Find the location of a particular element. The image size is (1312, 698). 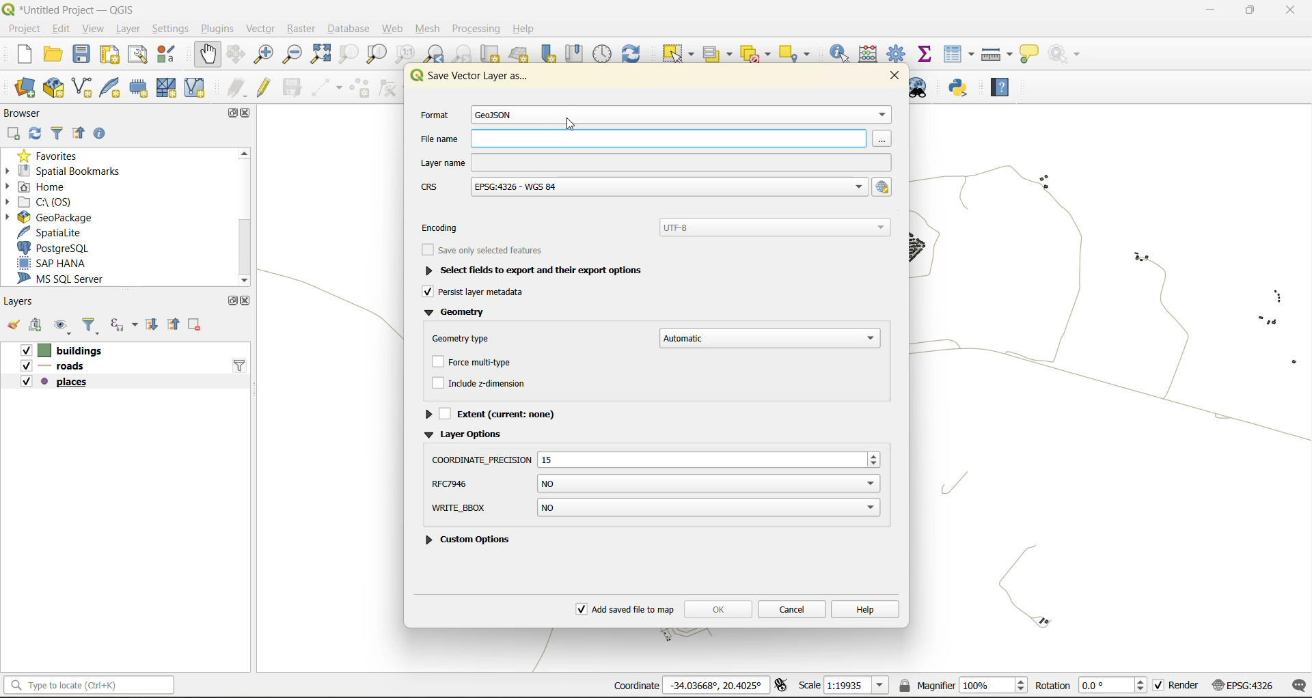

raster is located at coordinates (303, 30).